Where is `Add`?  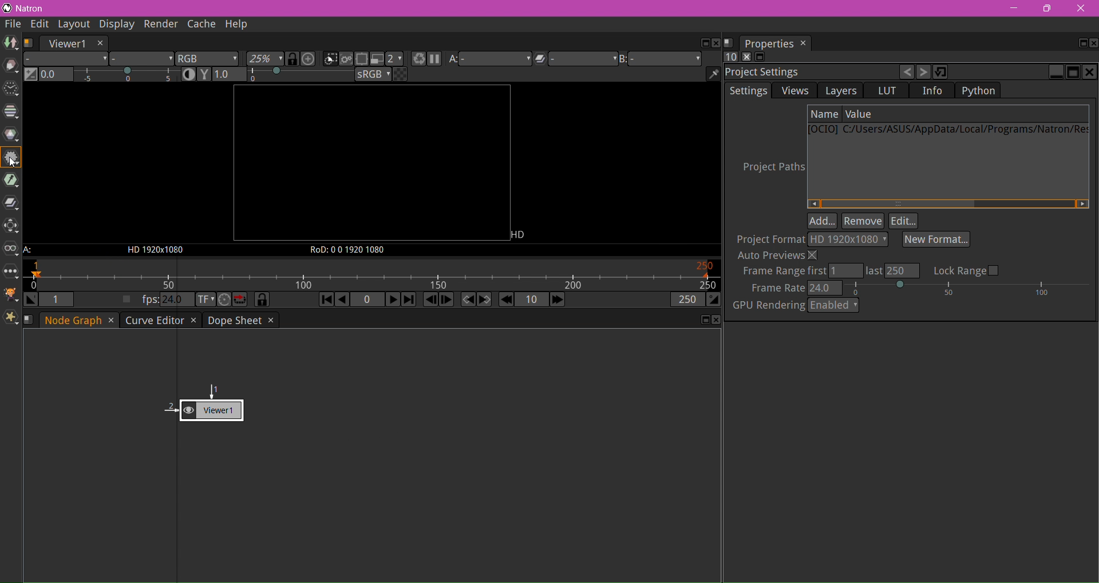
Add is located at coordinates (823, 222).